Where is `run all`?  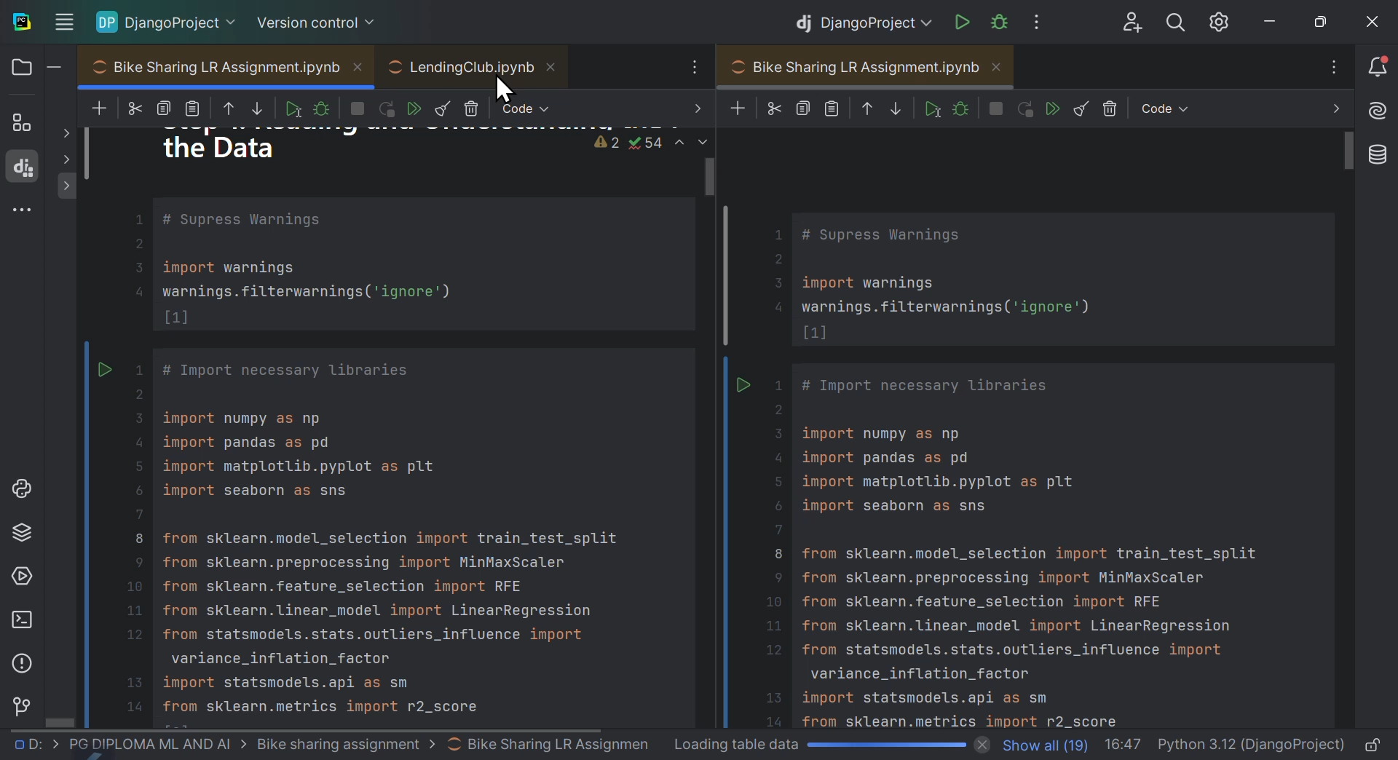 run all is located at coordinates (1054, 109).